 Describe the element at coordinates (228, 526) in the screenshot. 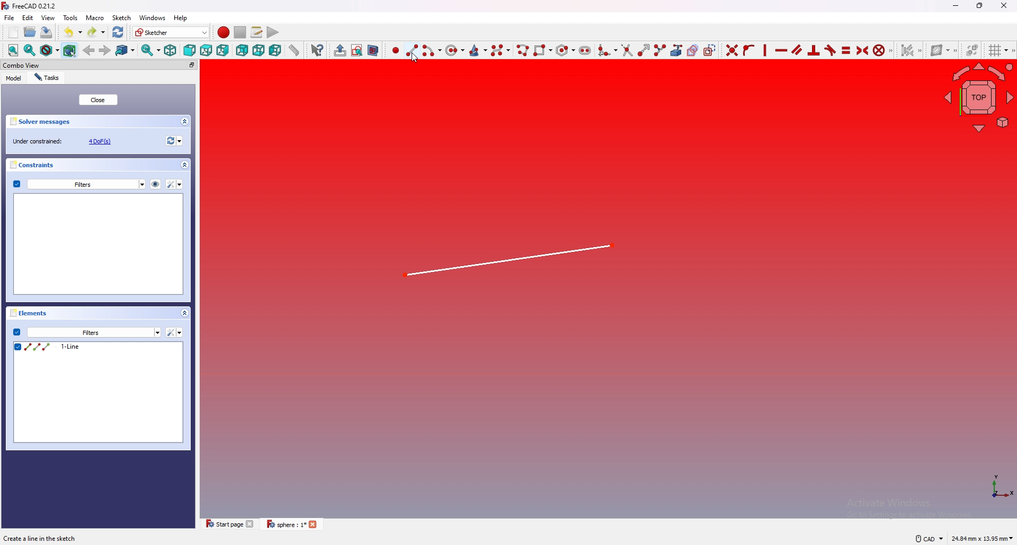

I see `Start page` at that location.